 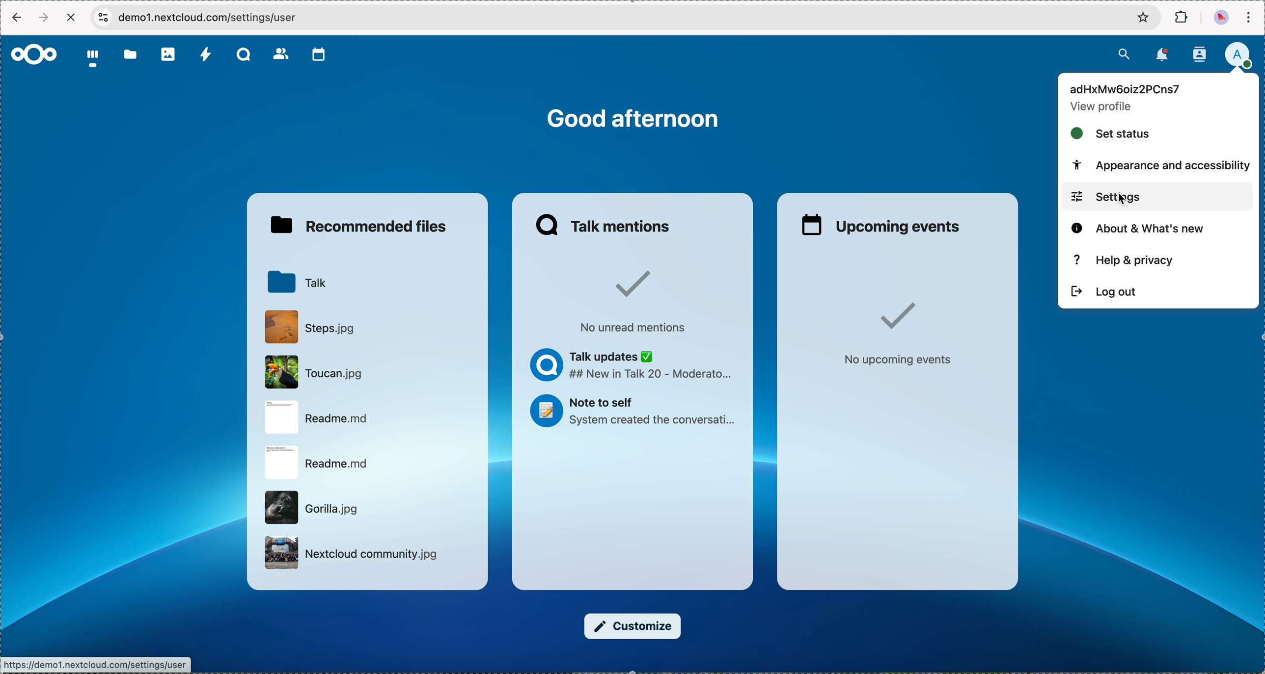 I want to click on favorites, so click(x=1143, y=18).